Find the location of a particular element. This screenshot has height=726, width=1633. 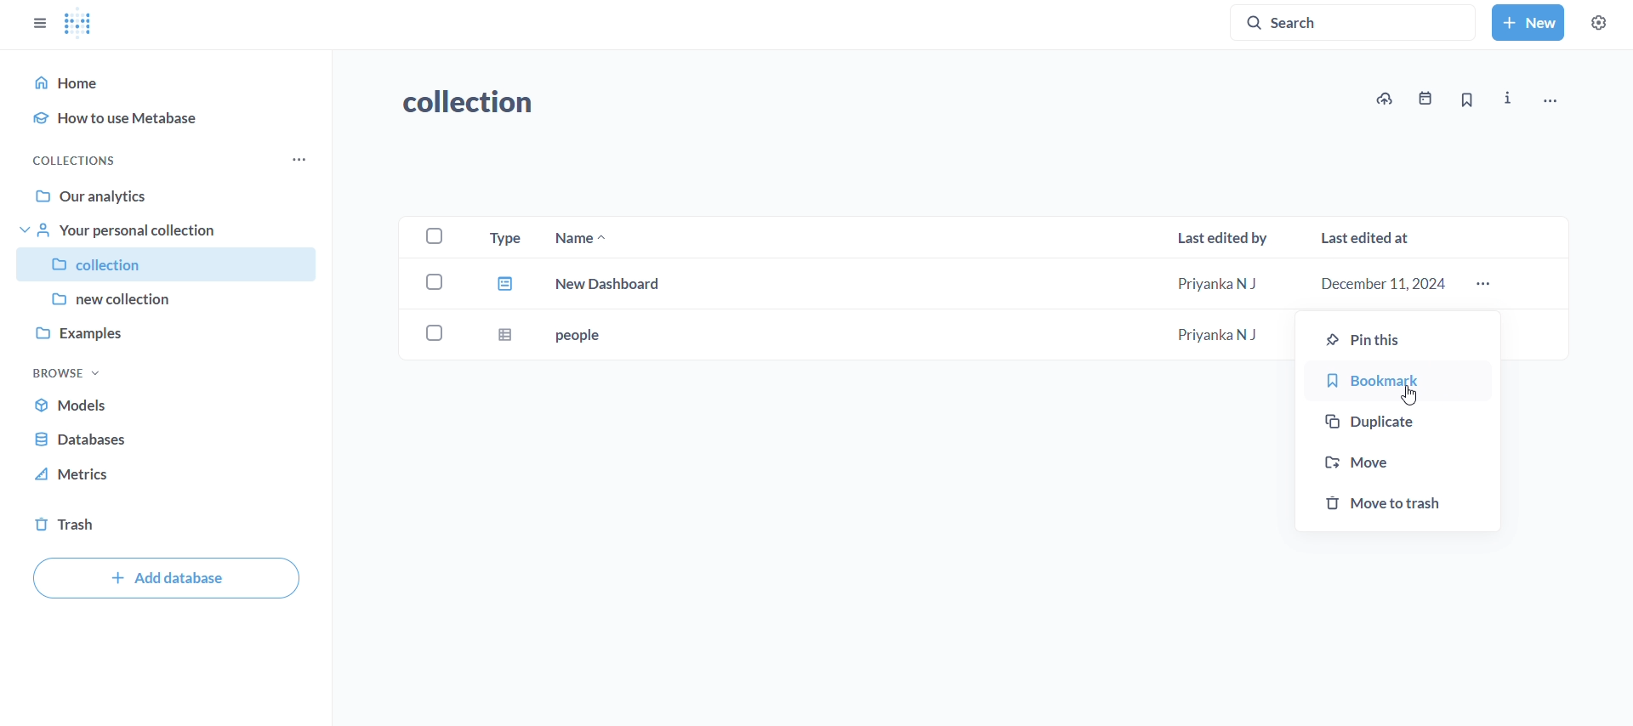

new dashboard is located at coordinates (971, 286).